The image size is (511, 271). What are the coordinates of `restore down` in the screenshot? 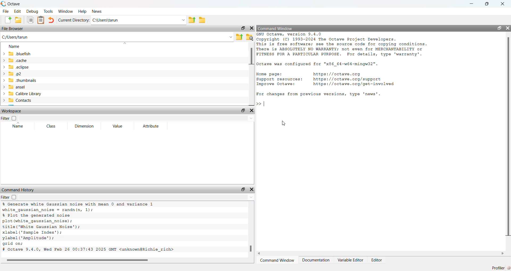 It's located at (487, 4).